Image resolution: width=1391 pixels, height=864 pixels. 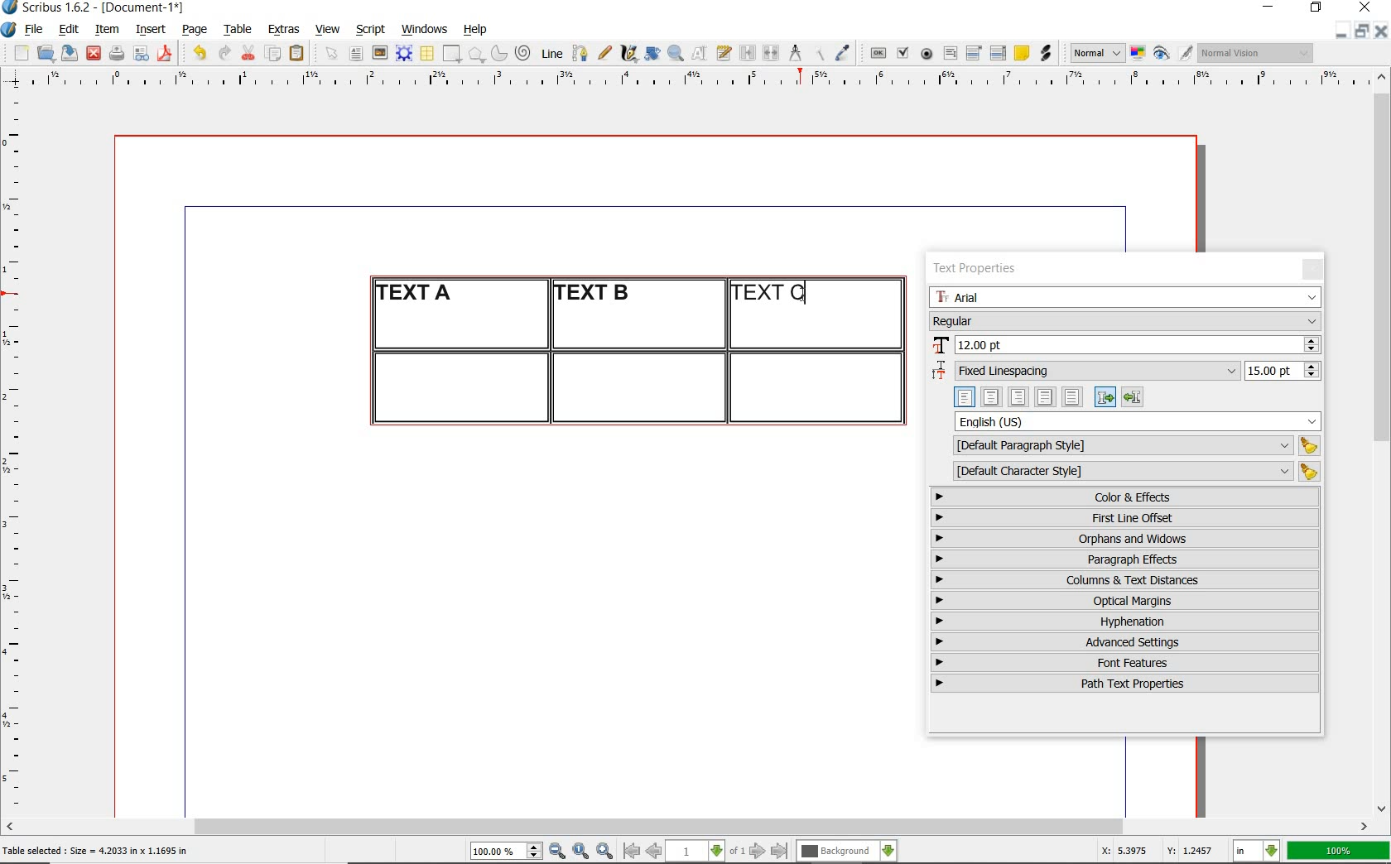 I want to click on item, so click(x=106, y=30).